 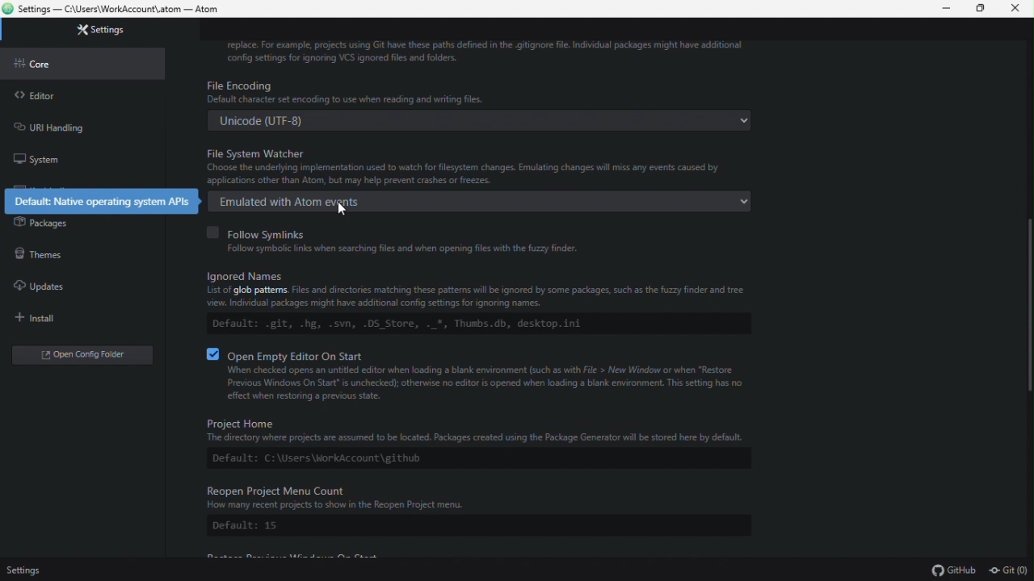 What do you see at coordinates (481, 166) in the screenshot?
I see `File System Watcher Choose the underlying implementation used to watch for file system changes. Emulating changes will miss any events caused by applications other than Atom, but may help prevent crashes or freezes.` at bounding box center [481, 166].